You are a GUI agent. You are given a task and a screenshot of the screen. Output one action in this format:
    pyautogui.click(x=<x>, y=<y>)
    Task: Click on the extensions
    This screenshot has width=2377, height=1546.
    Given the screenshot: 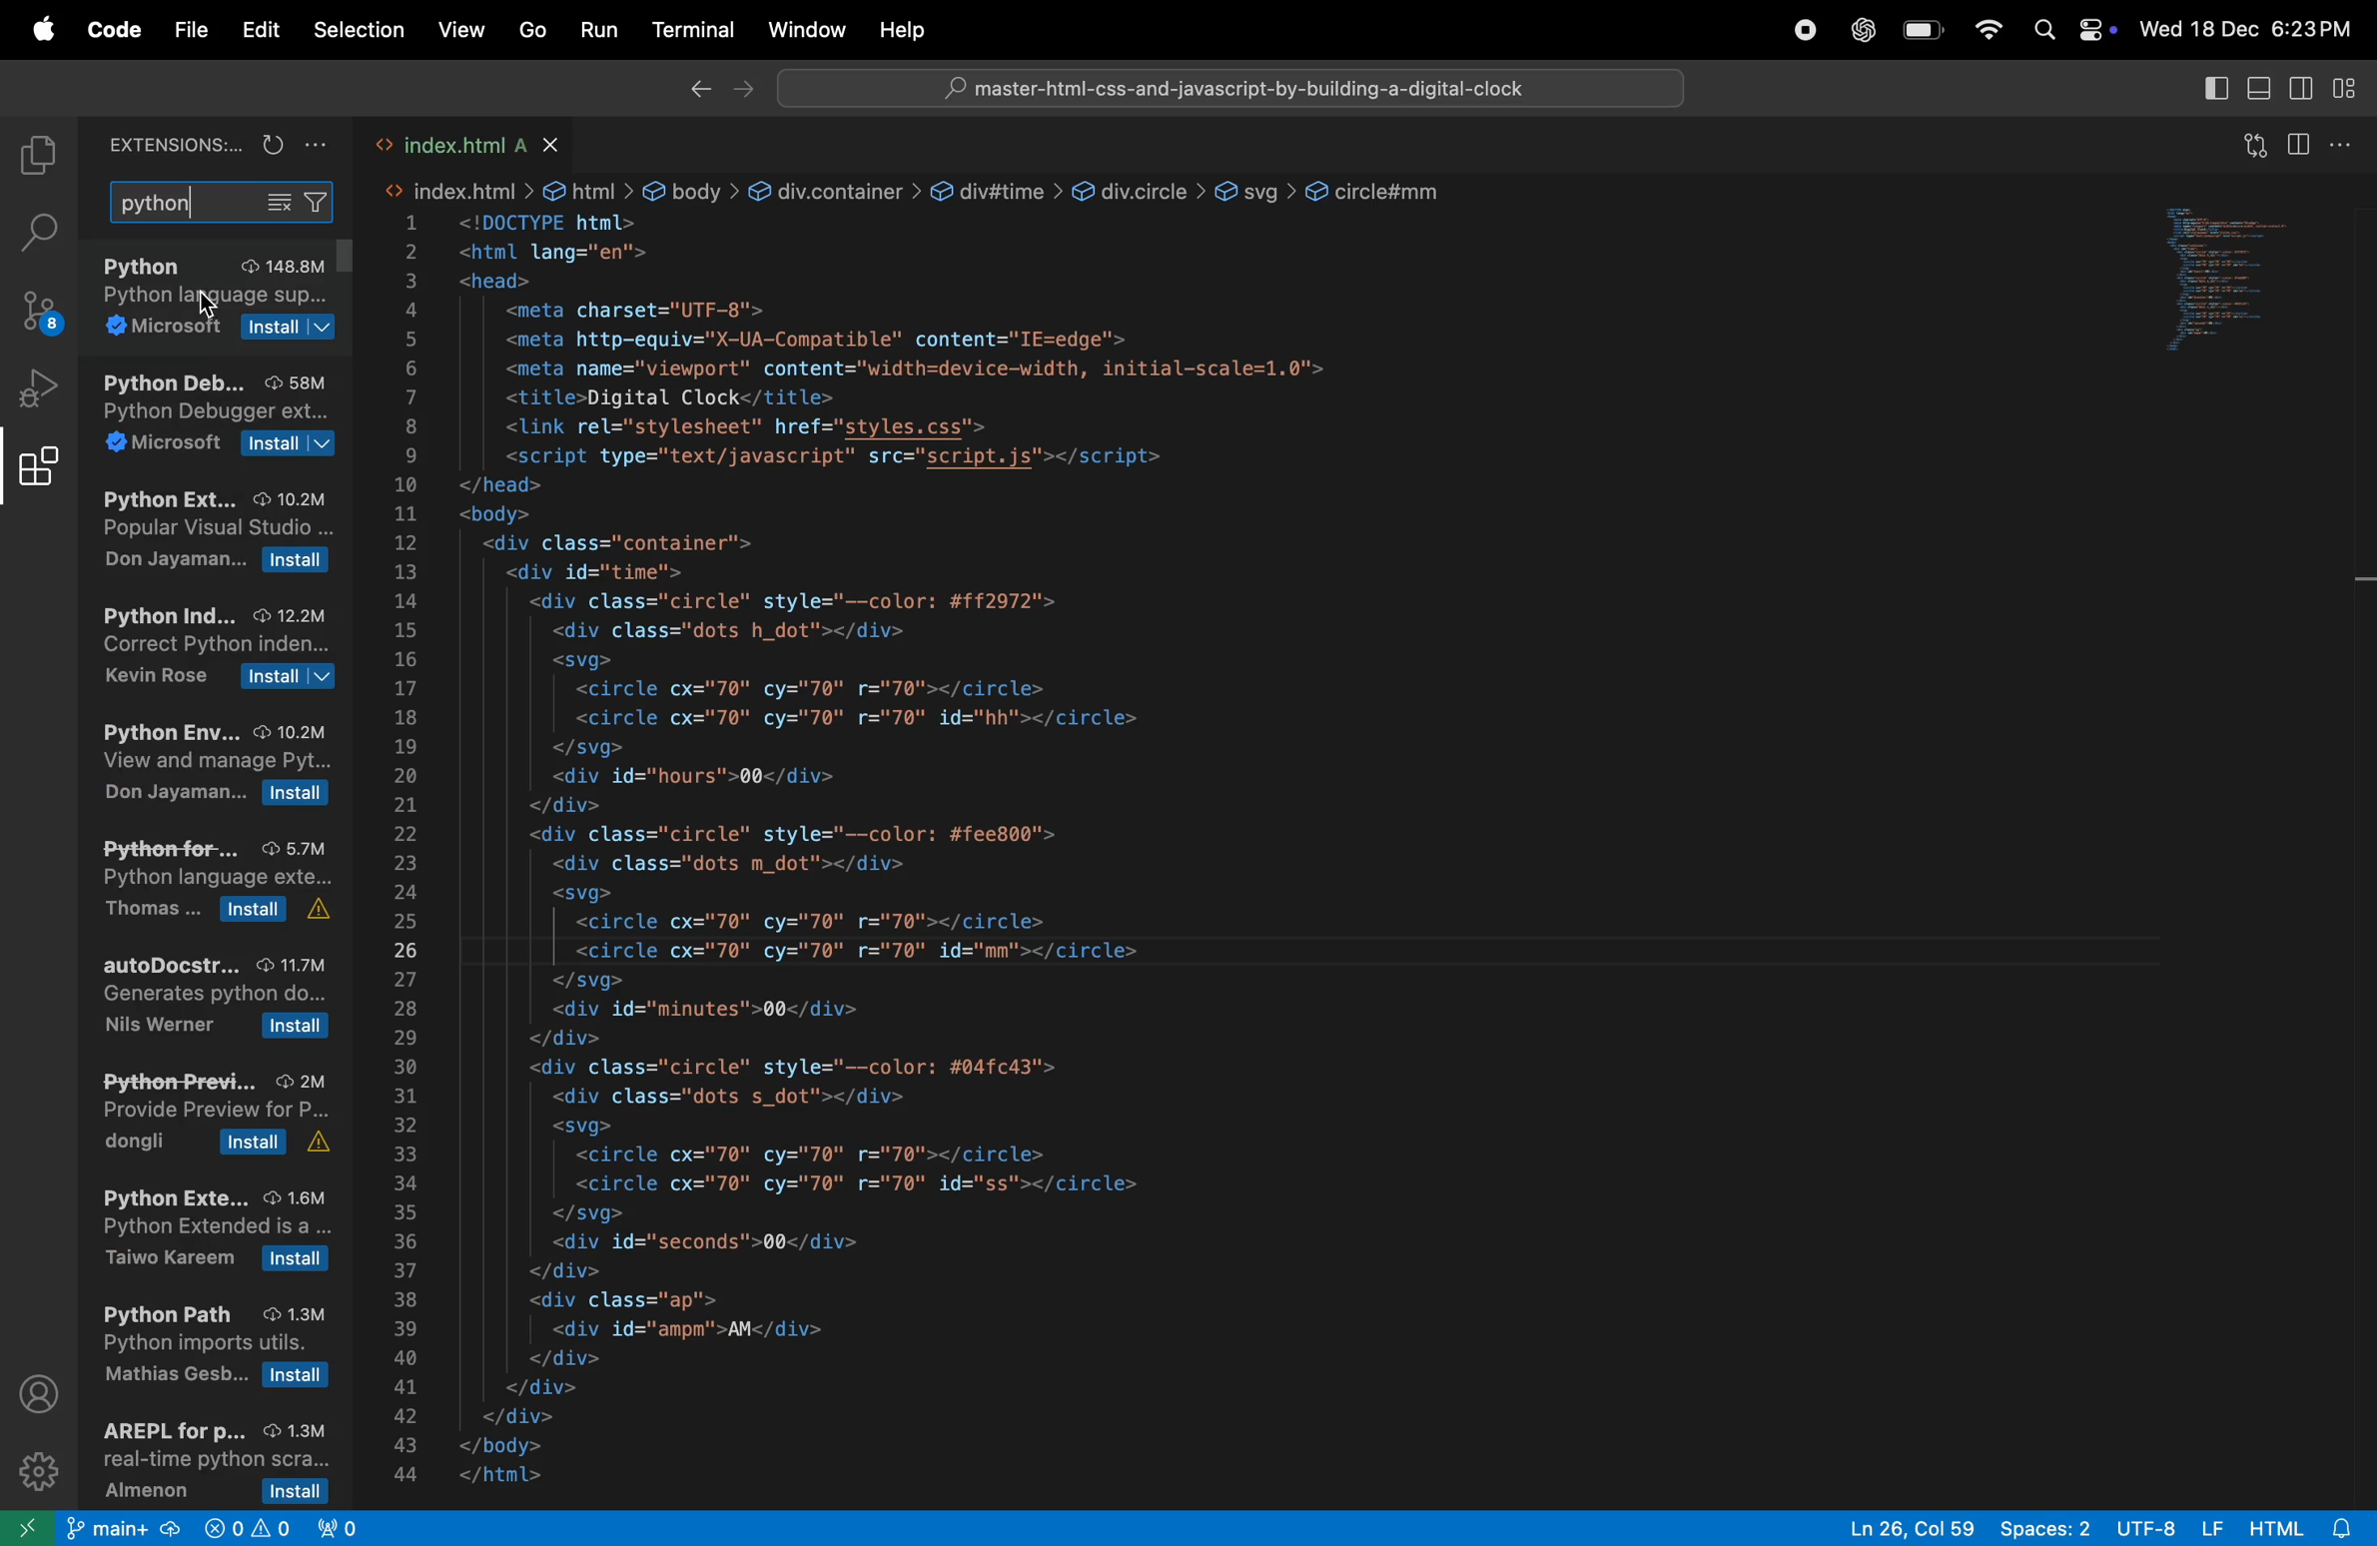 What is the action you would take?
    pyautogui.click(x=38, y=474)
    